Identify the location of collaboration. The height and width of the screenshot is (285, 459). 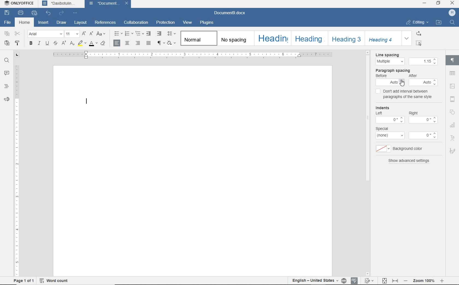
(136, 23).